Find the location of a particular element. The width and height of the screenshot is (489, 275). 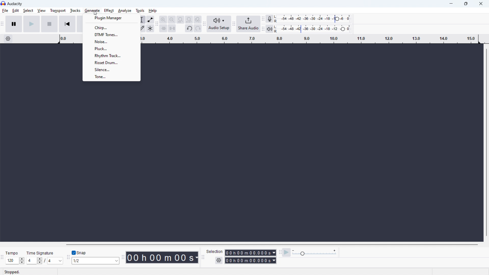

start time is located at coordinates (251, 253).